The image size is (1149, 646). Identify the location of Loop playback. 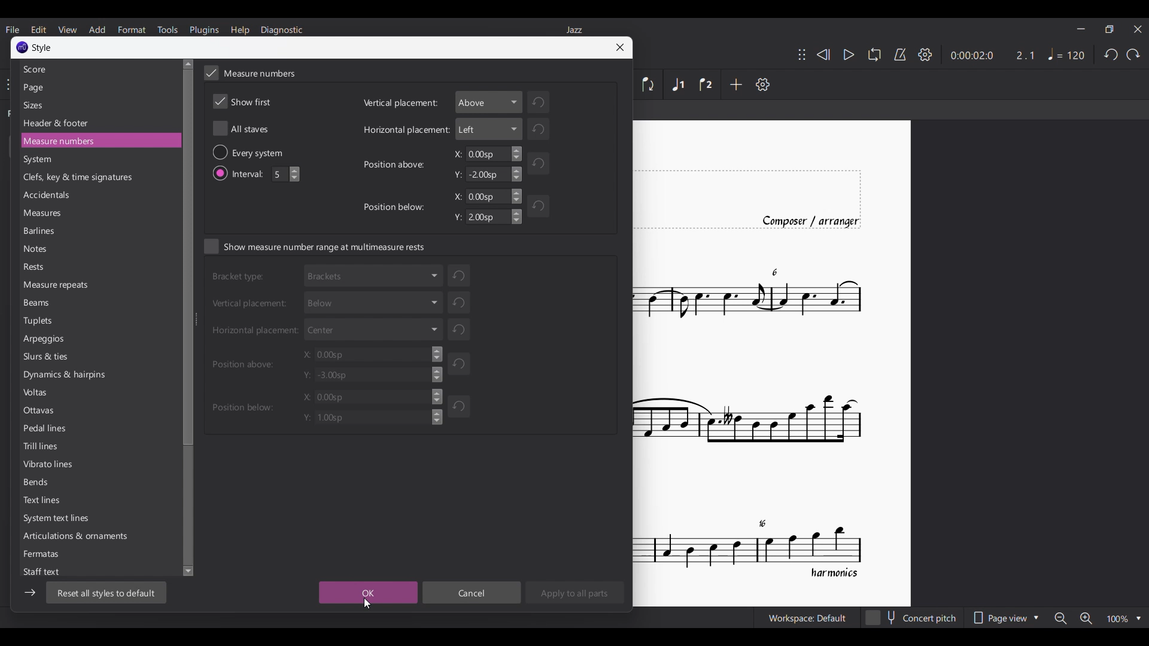
(874, 54).